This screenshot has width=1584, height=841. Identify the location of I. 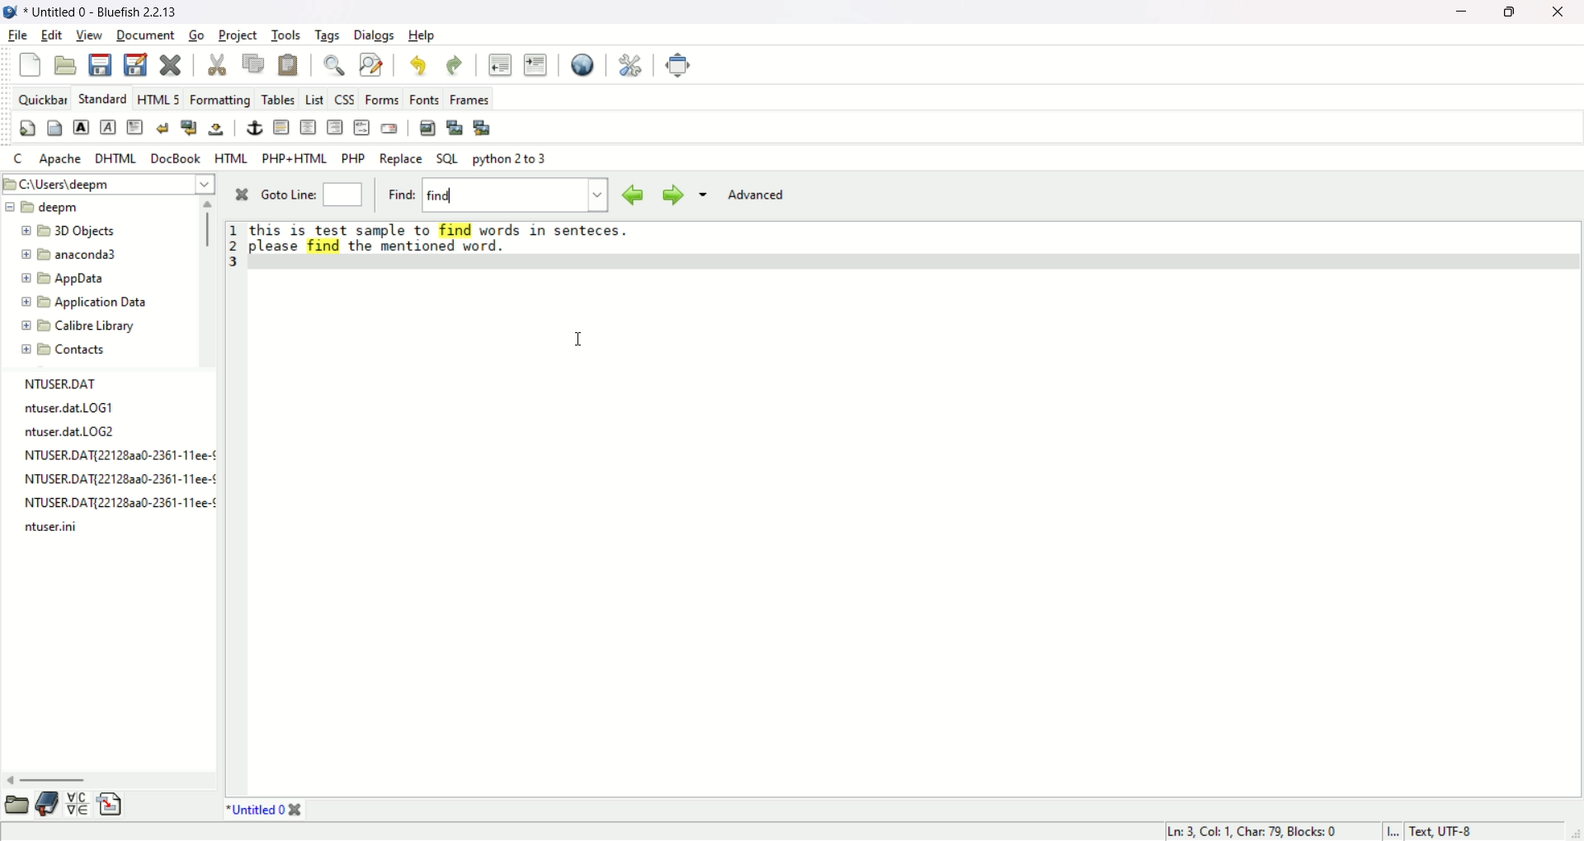
(1393, 833).